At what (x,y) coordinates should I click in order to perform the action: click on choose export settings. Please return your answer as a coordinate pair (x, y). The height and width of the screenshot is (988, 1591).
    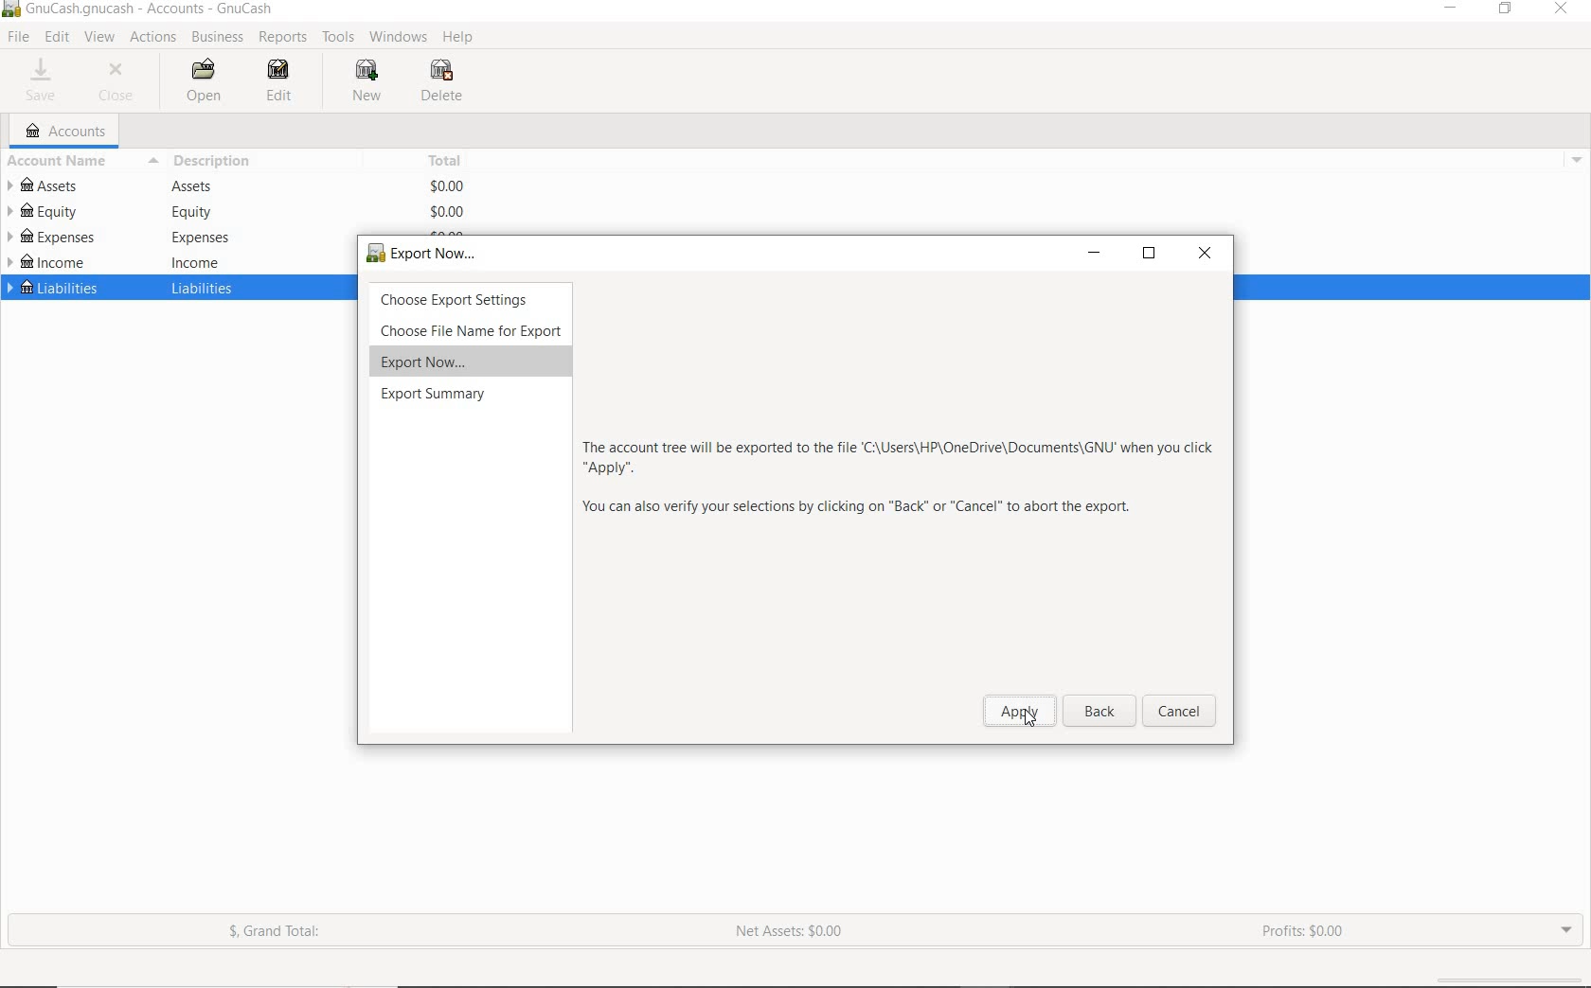
    Looking at the image, I should click on (469, 300).